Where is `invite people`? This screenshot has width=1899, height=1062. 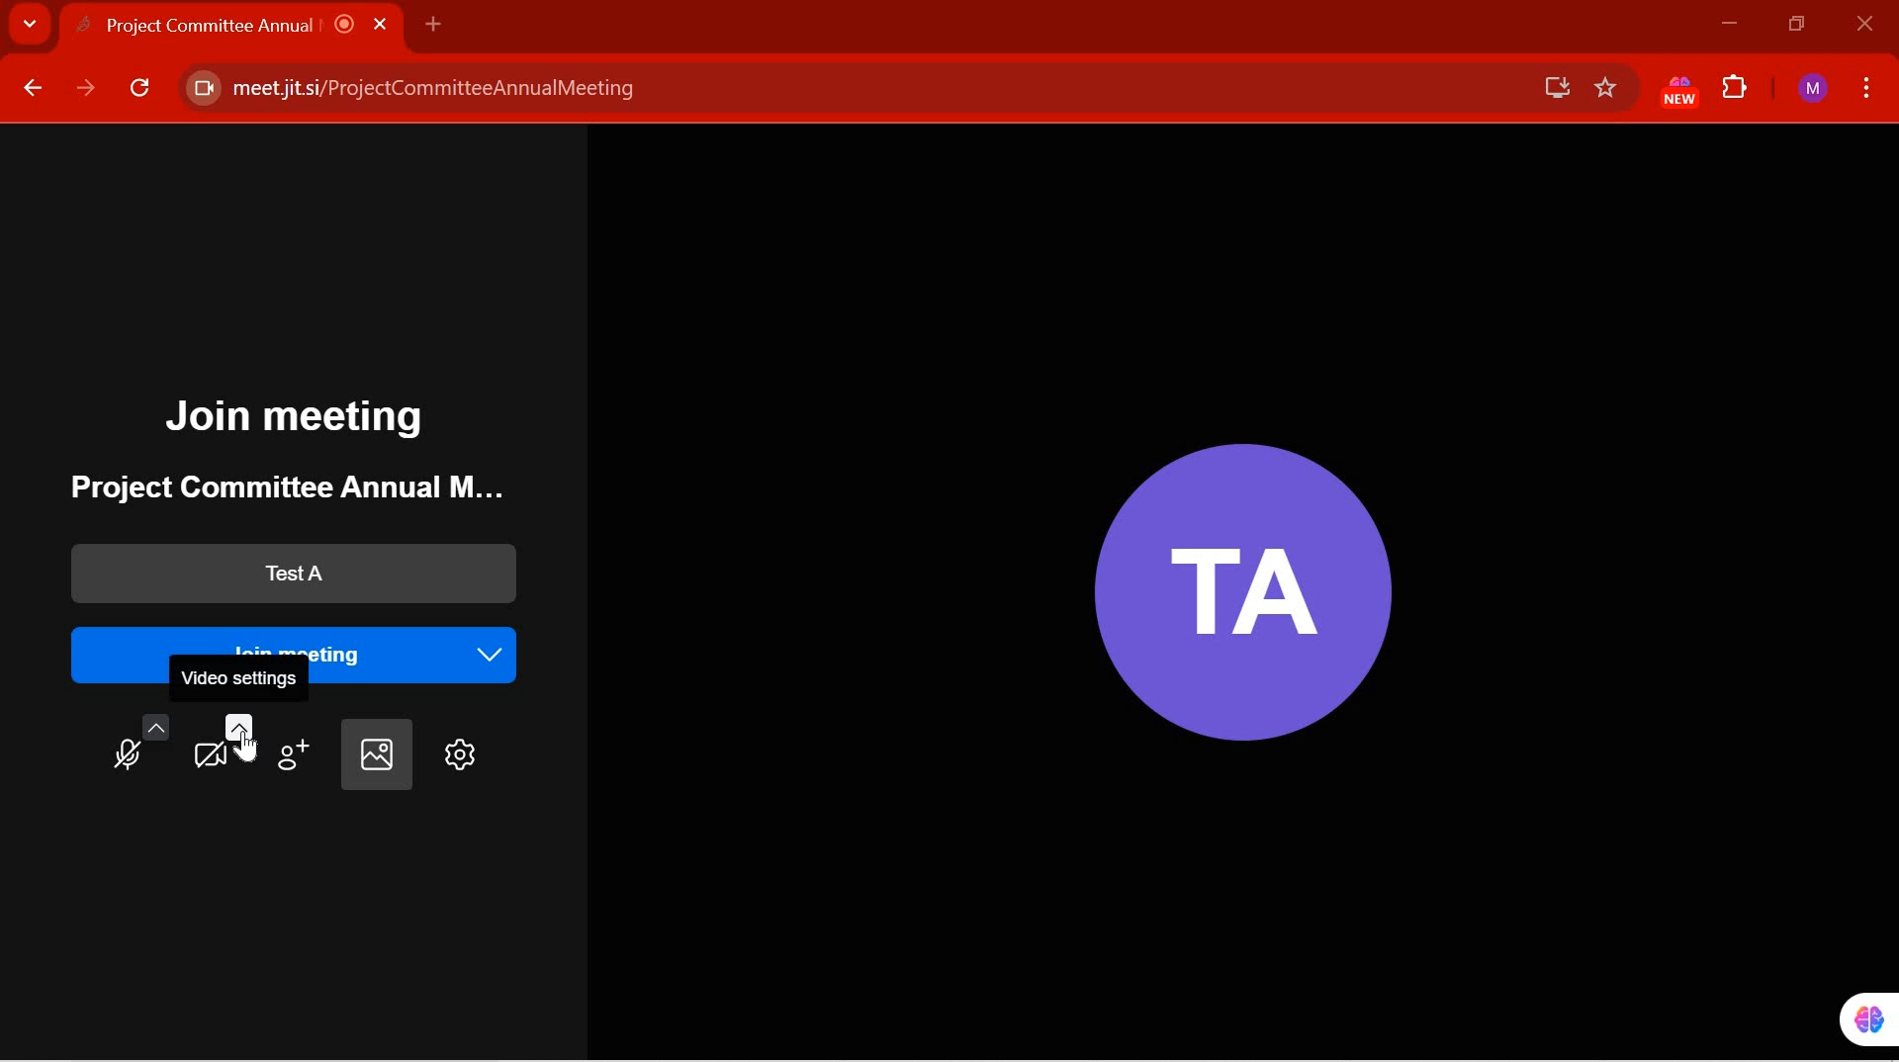
invite people is located at coordinates (297, 748).